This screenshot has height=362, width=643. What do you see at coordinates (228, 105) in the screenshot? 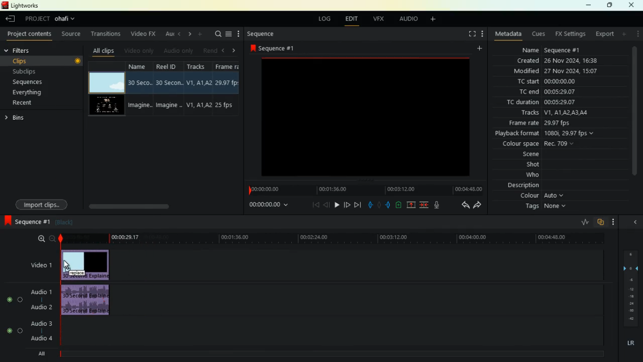
I see `25 fps` at bounding box center [228, 105].